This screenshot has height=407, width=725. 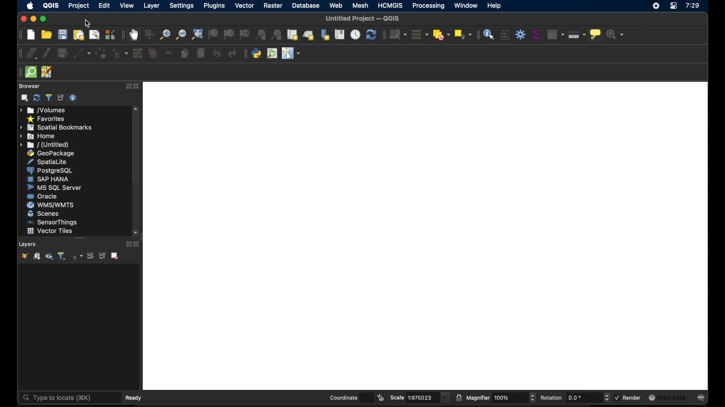 I want to click on show spatial bookmarks, so click(x=339, y=35).